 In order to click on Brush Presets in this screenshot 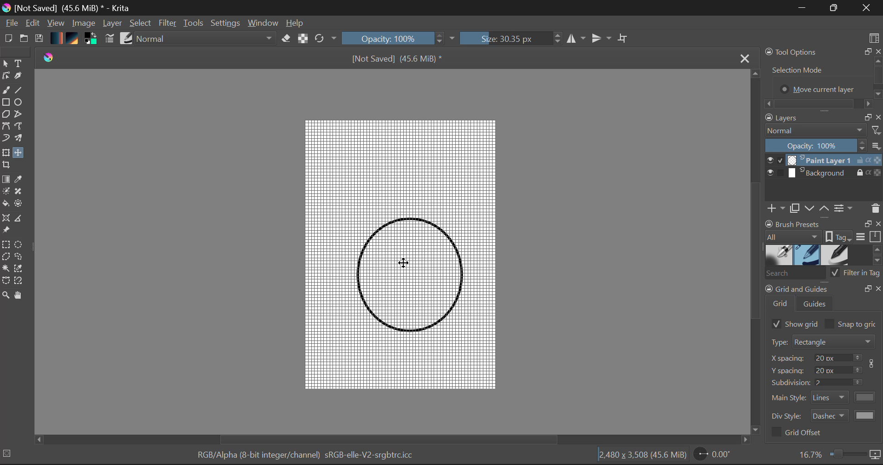, I will do `click(823, 255)`.